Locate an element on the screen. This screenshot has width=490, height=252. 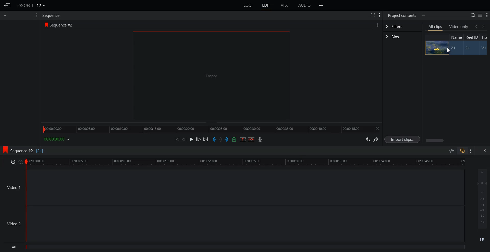
Add panel is located at coordinates (321, 5).